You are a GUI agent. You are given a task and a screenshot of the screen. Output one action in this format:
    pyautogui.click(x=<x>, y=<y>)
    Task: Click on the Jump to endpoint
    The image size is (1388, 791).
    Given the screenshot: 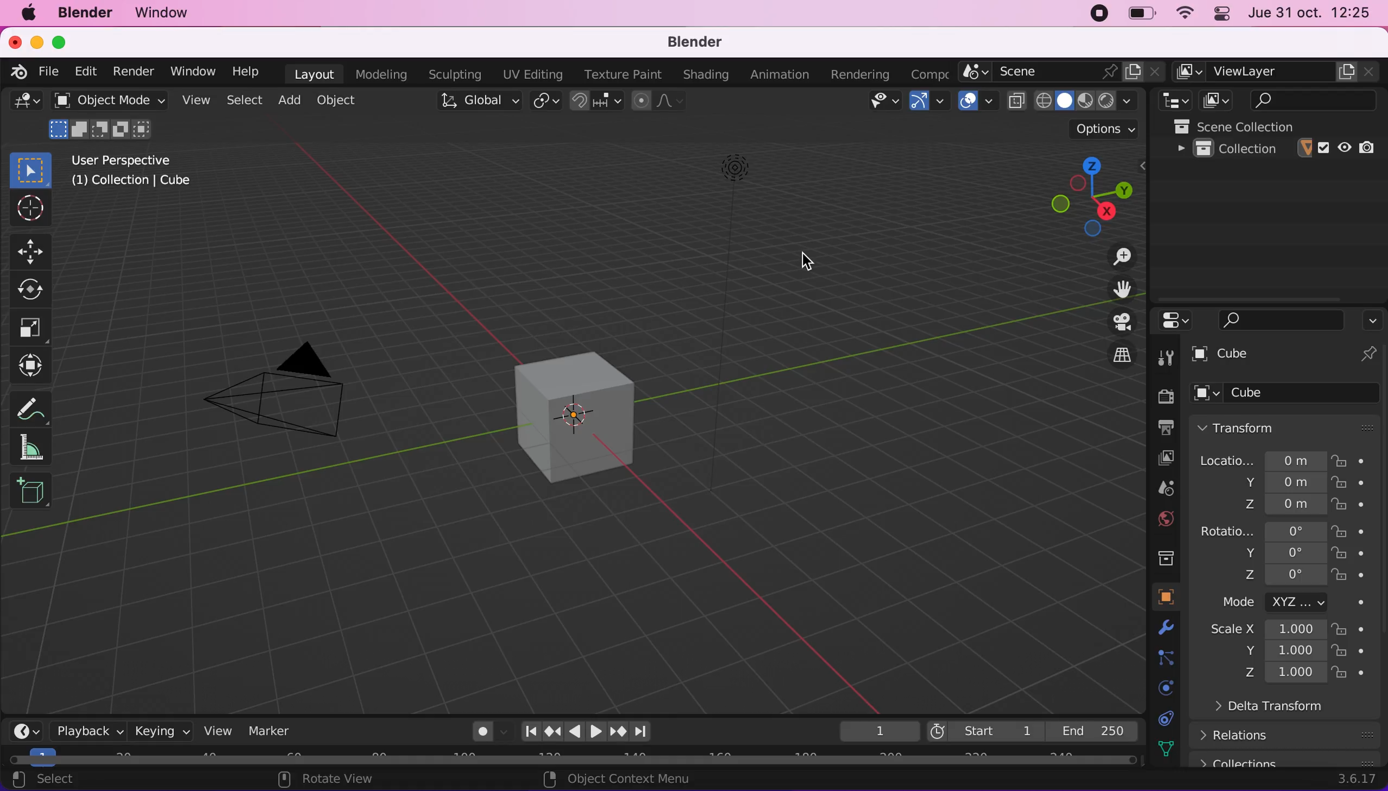 What is the action you would take?
    pyautogui.click(x=644, y=732)
    